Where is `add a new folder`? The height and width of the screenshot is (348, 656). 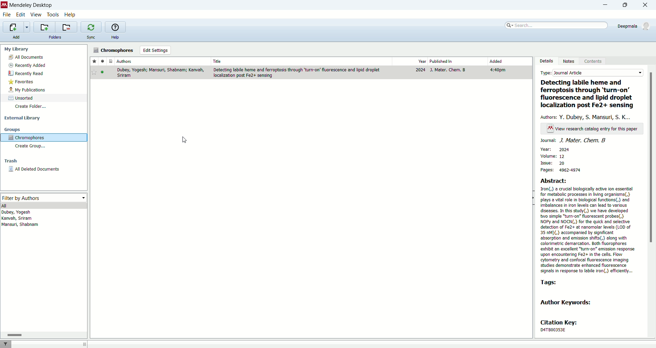 add a new folder is located at coordinates (44, 27).